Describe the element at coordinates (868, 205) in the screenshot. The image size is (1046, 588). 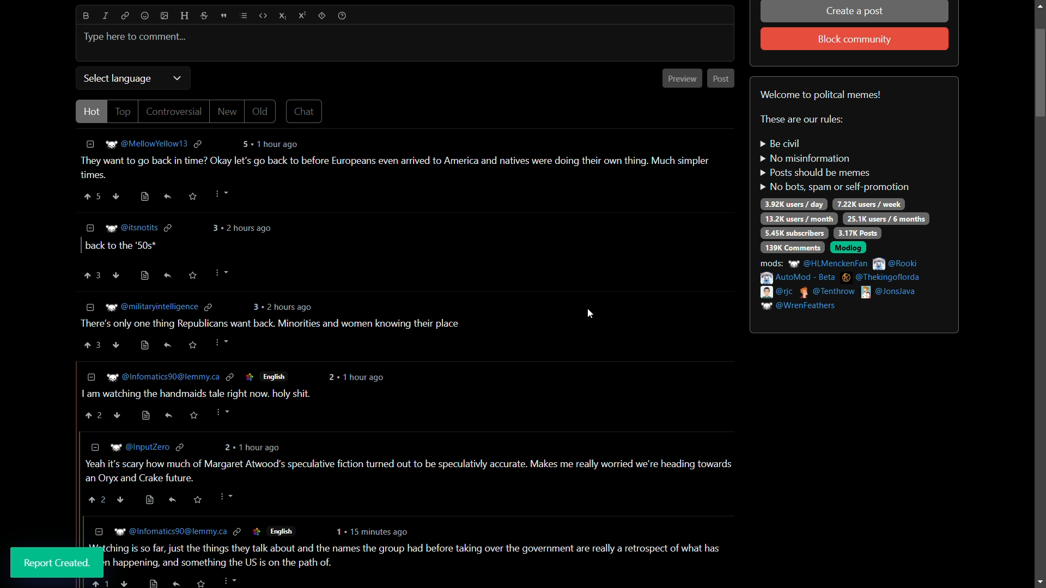
I see `7.22k users/week` at that location.